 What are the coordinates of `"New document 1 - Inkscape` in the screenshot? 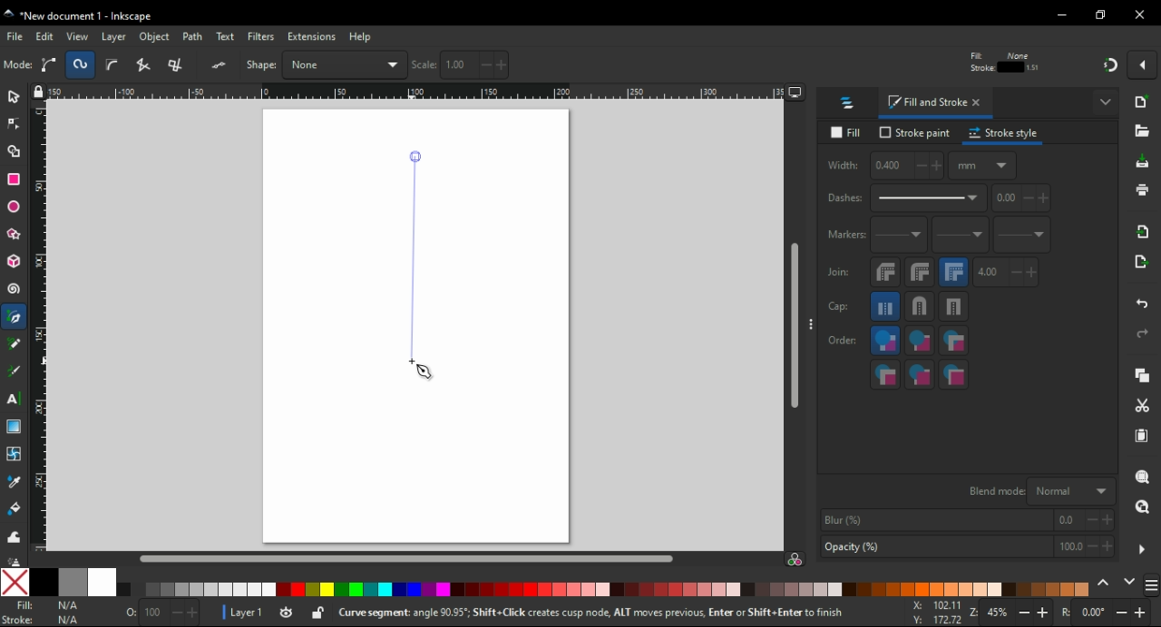 It's located at (80, 17).